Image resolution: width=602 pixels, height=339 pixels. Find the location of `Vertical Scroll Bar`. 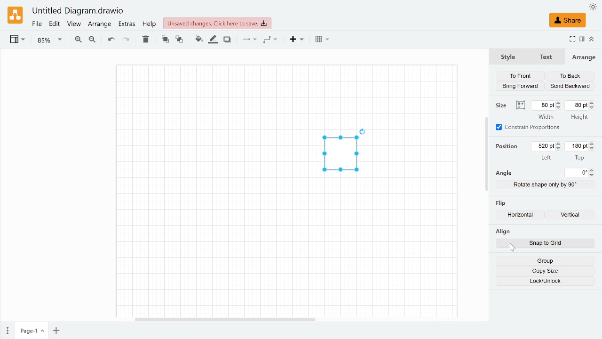

Vertical Scroll Bar is located at coordinates (482, 155).